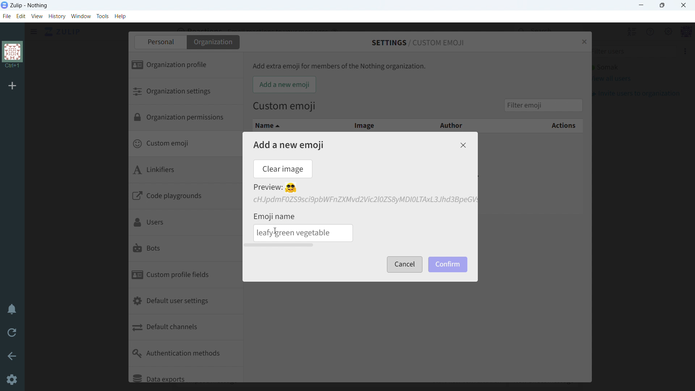 Image resolution: width=695 pixels, height=391 pixels. Describe the element at coordinates (12, 356) in the screenshot. I see `go back` at that location.